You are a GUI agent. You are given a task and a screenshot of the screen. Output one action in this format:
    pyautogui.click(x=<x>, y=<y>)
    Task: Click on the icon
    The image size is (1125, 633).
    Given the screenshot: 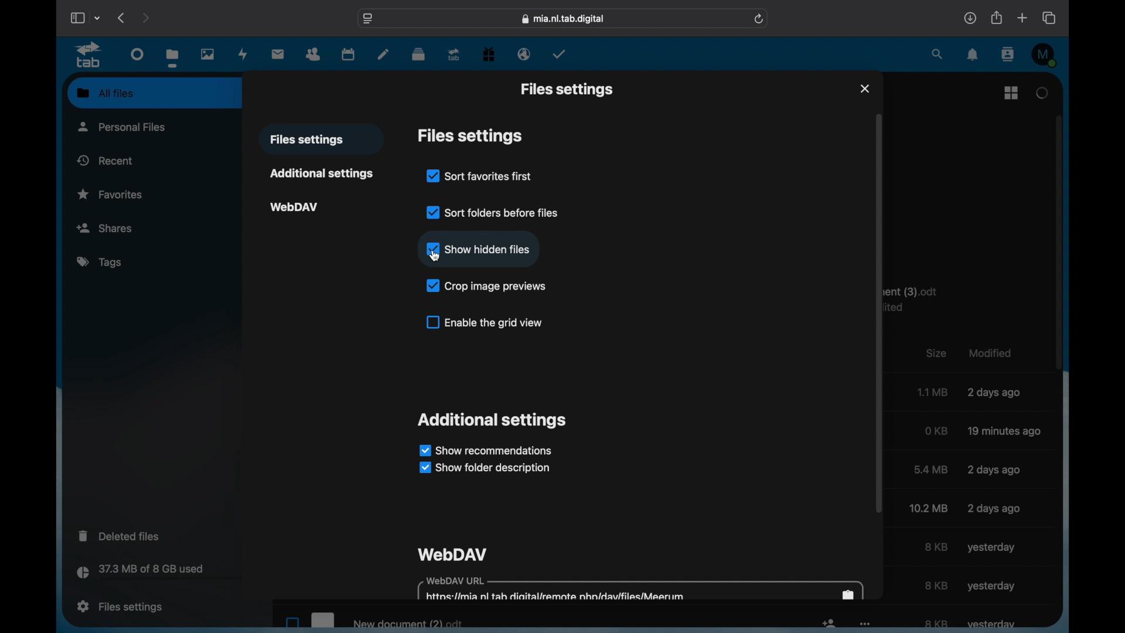 What is the action you would take?
    pyautogui.click(x=829, y=623)
    